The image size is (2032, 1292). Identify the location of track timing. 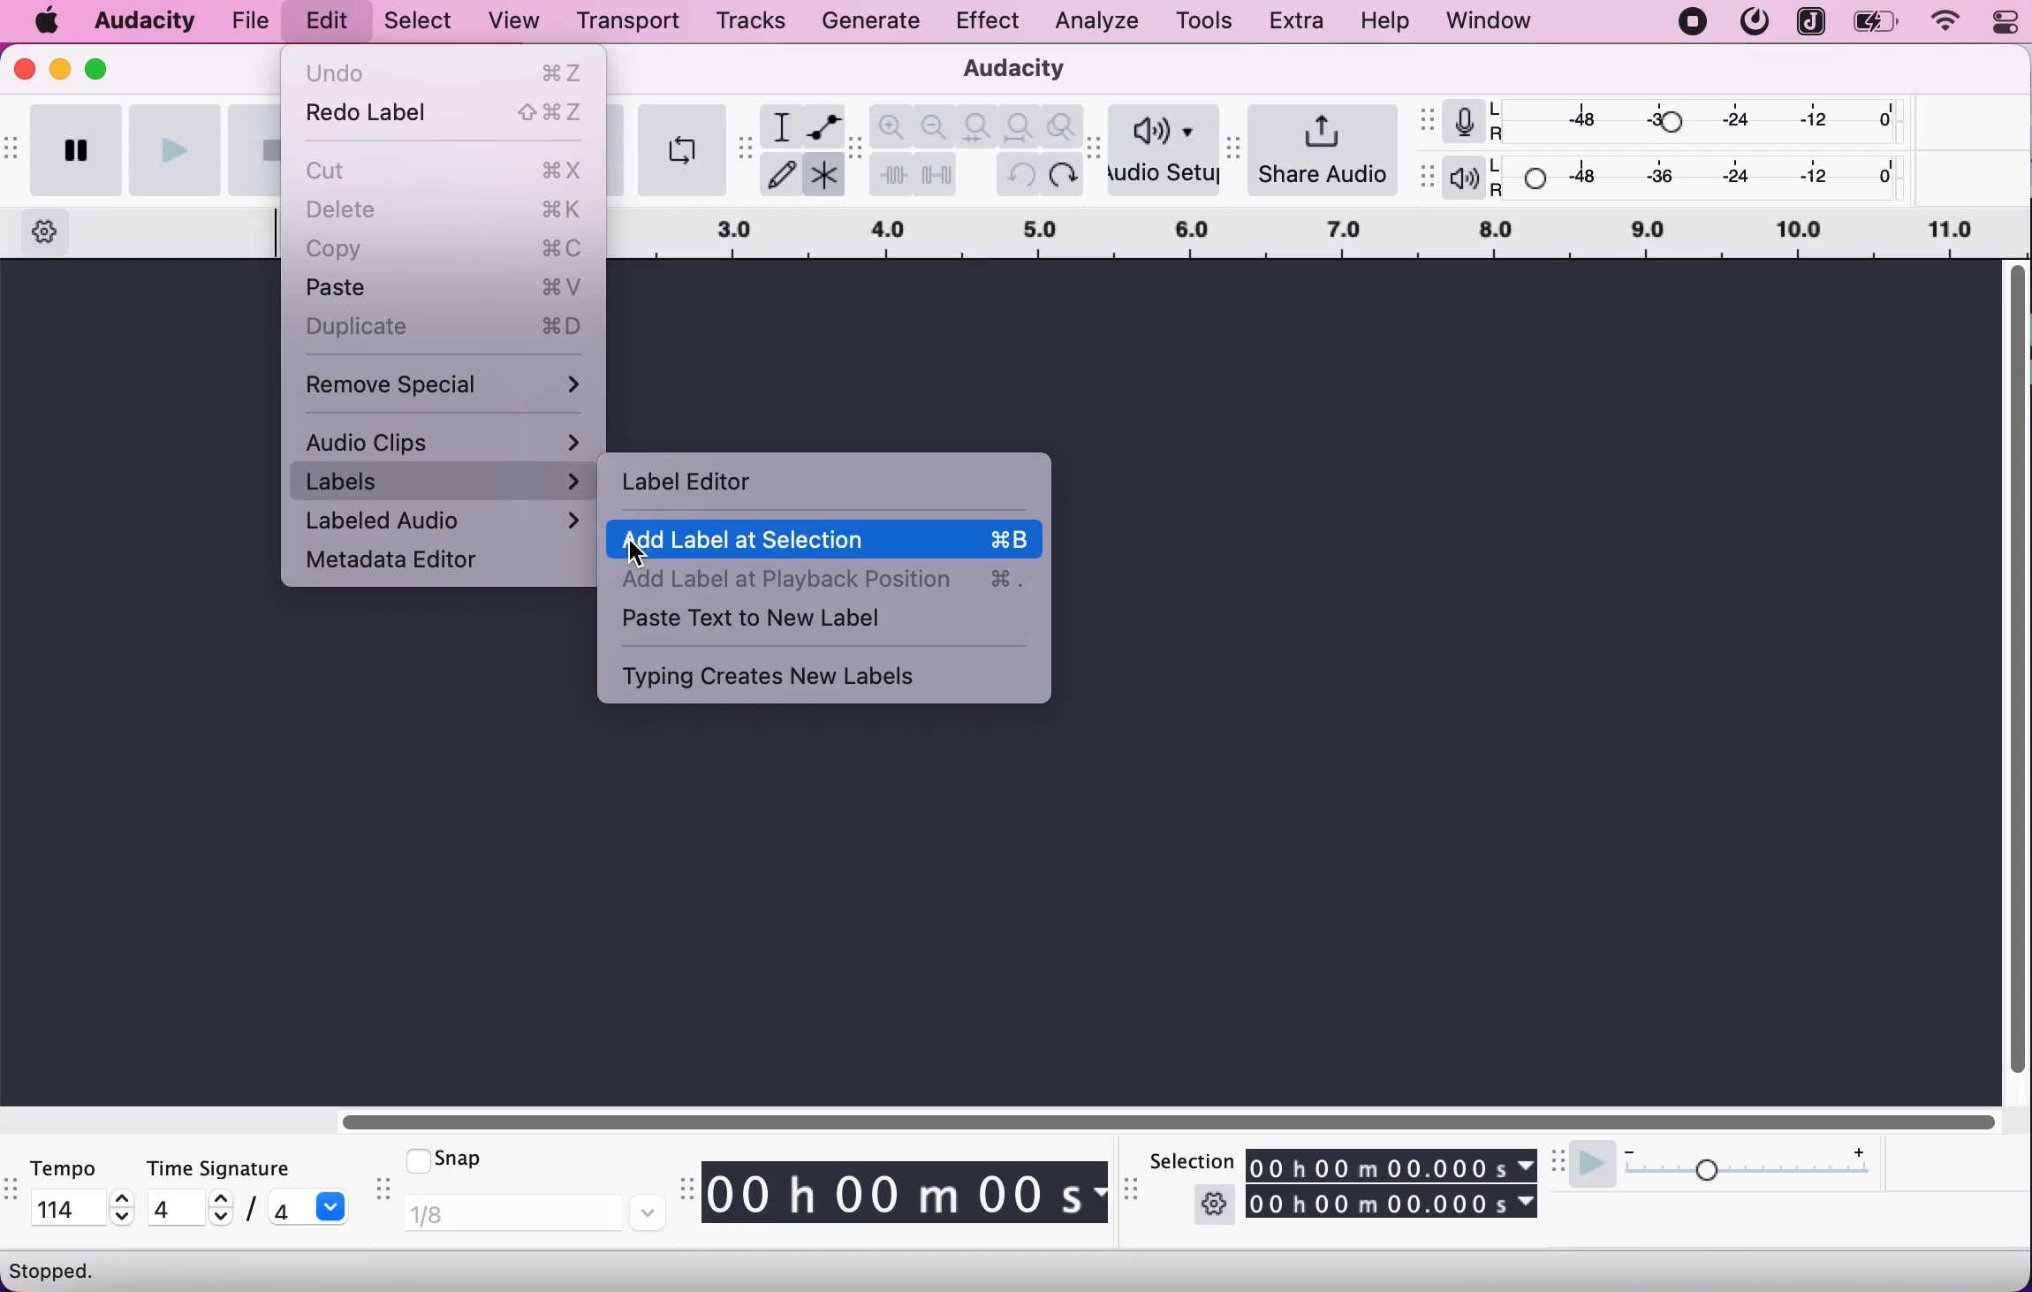
(906, 1192).